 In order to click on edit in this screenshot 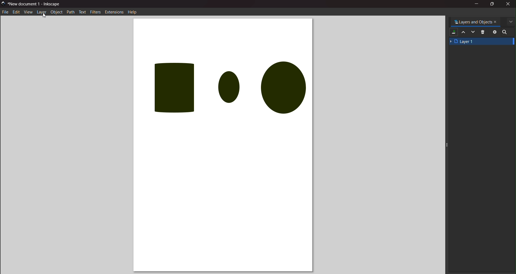, I will do `click(16, 12)`.